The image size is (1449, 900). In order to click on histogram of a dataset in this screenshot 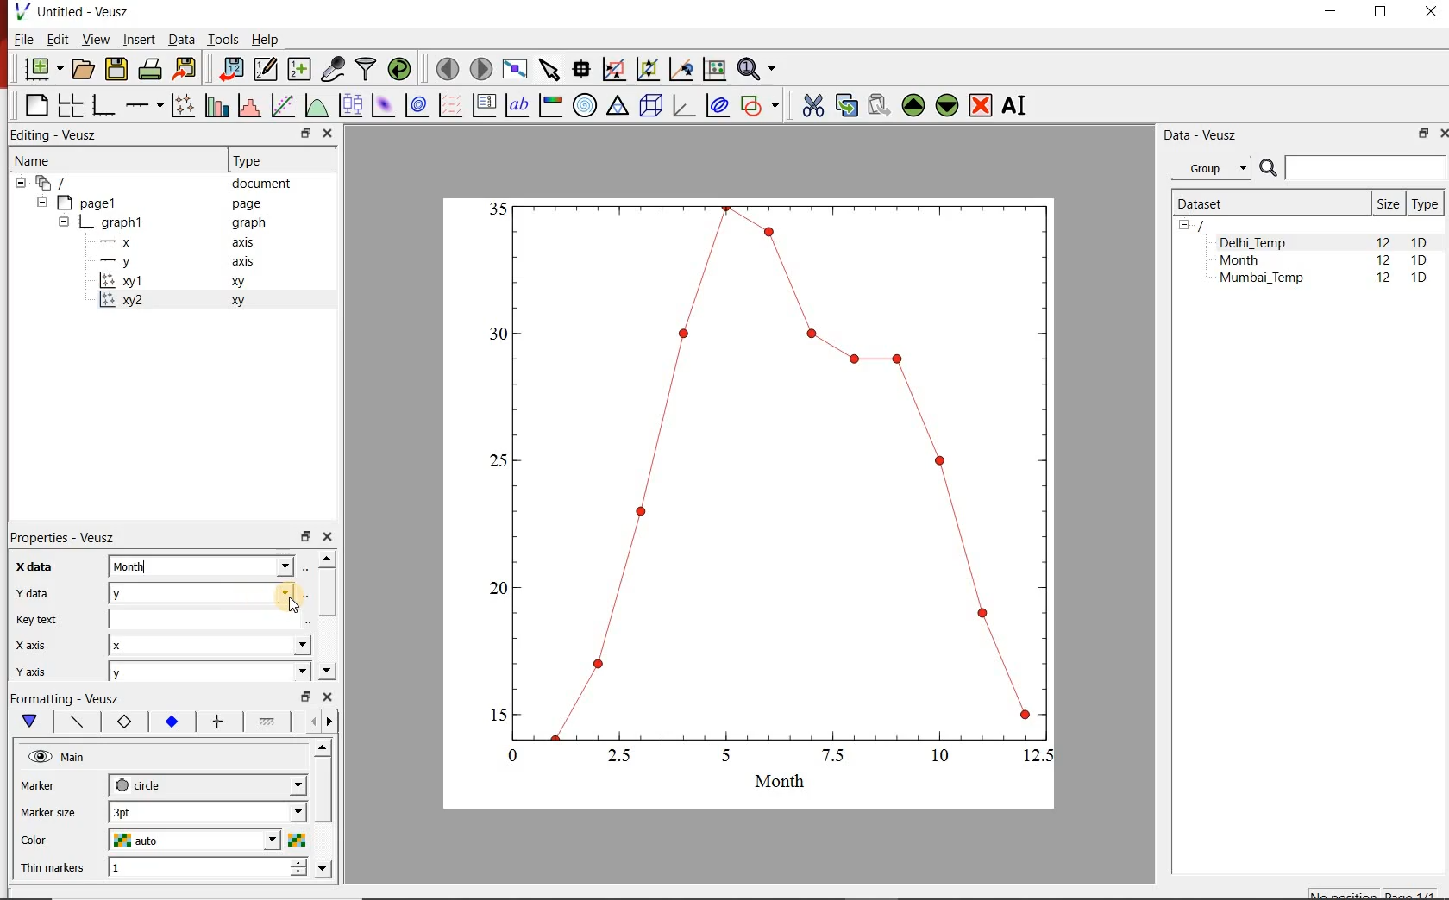, I will do `click(248, 105)`.